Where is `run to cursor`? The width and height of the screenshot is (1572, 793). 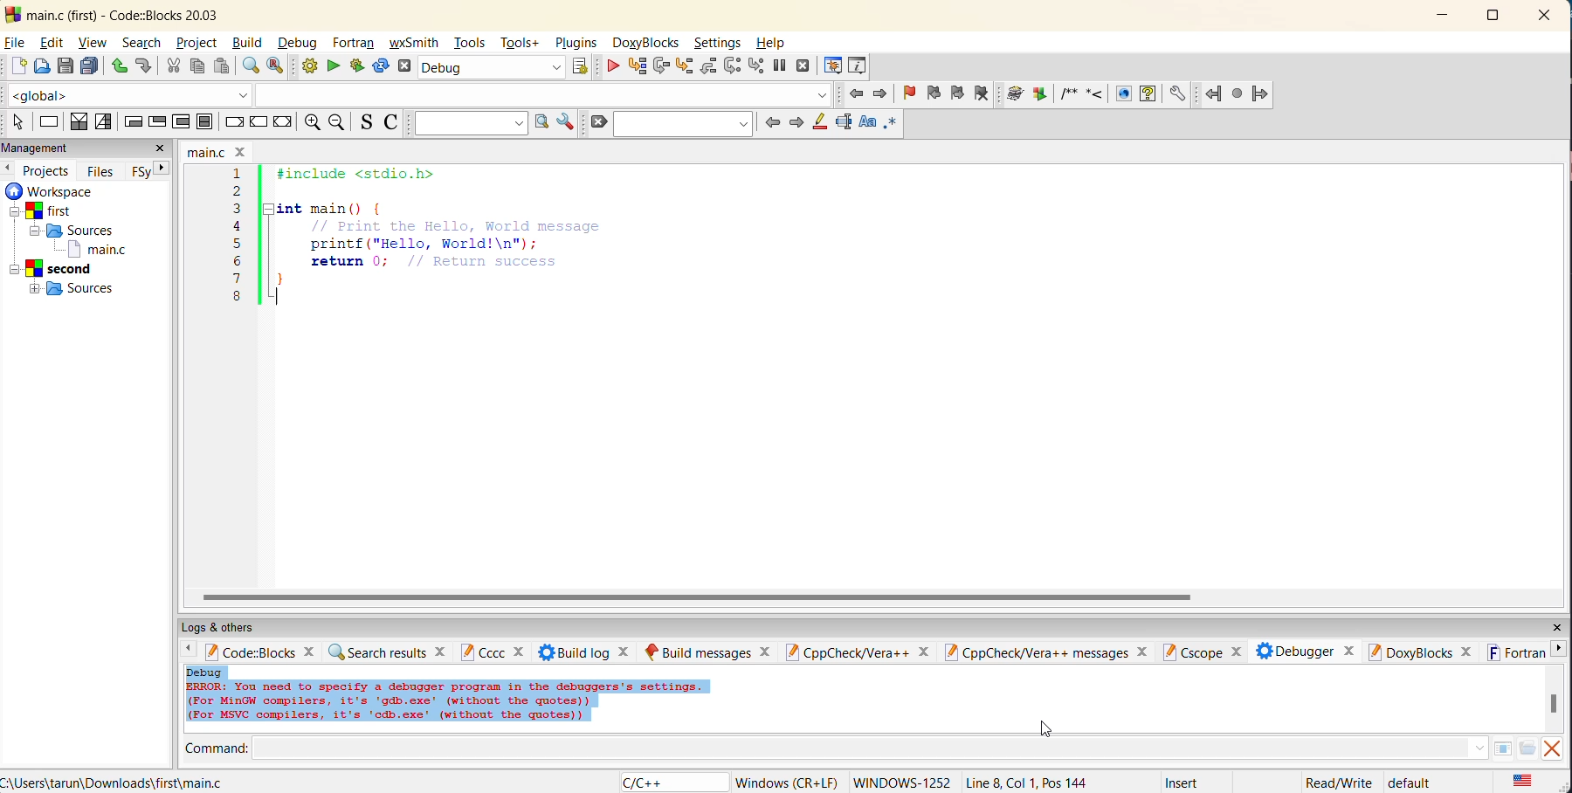
run to cursor is located at coordinates (635, 66).